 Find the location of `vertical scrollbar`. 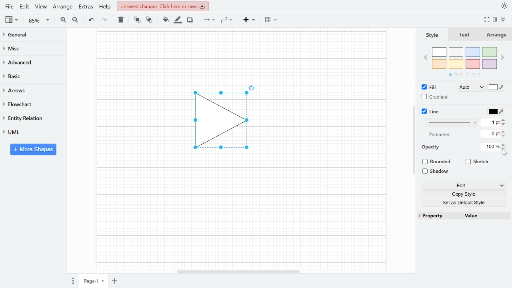

vertical scrollbar is located at coordinates (414, 140).